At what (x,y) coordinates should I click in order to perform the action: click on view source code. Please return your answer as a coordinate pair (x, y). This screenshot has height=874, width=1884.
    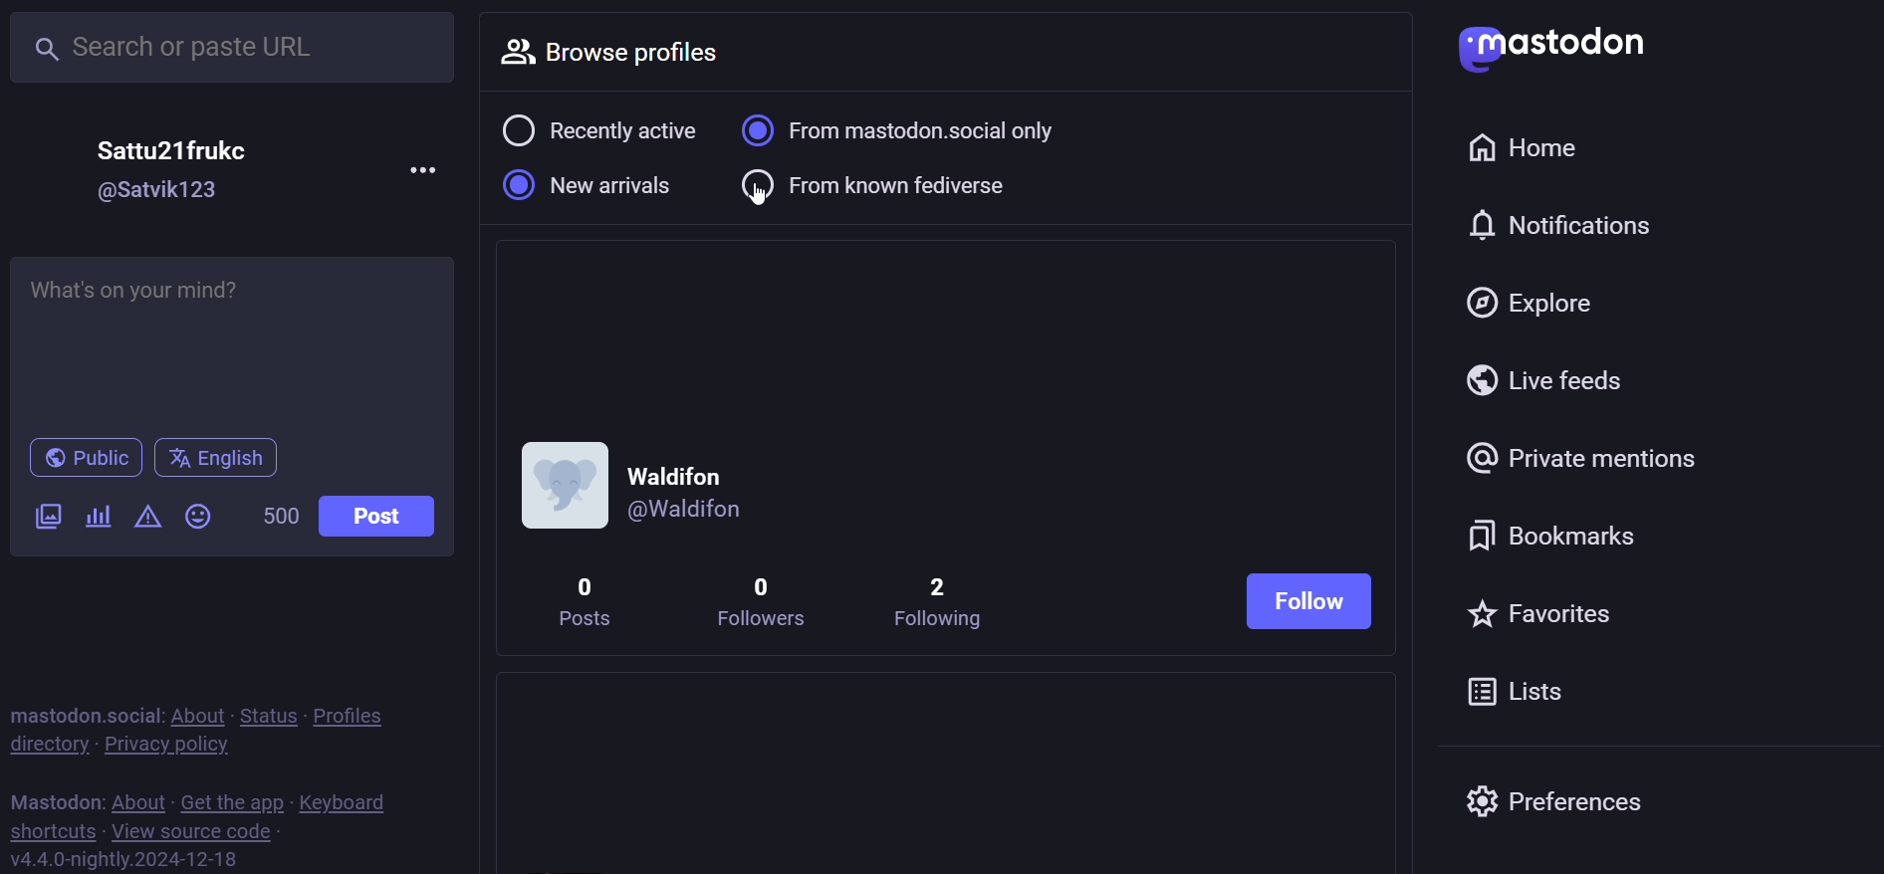
    Looking at the image, I should click on (196, 831).